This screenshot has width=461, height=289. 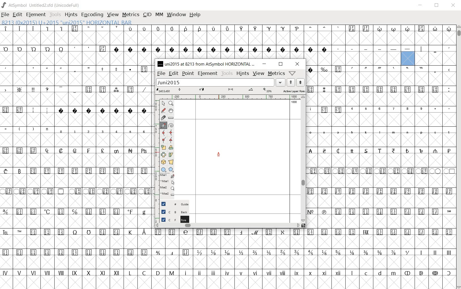 I want to click on Add a corner point, so click(x=163, y=140).